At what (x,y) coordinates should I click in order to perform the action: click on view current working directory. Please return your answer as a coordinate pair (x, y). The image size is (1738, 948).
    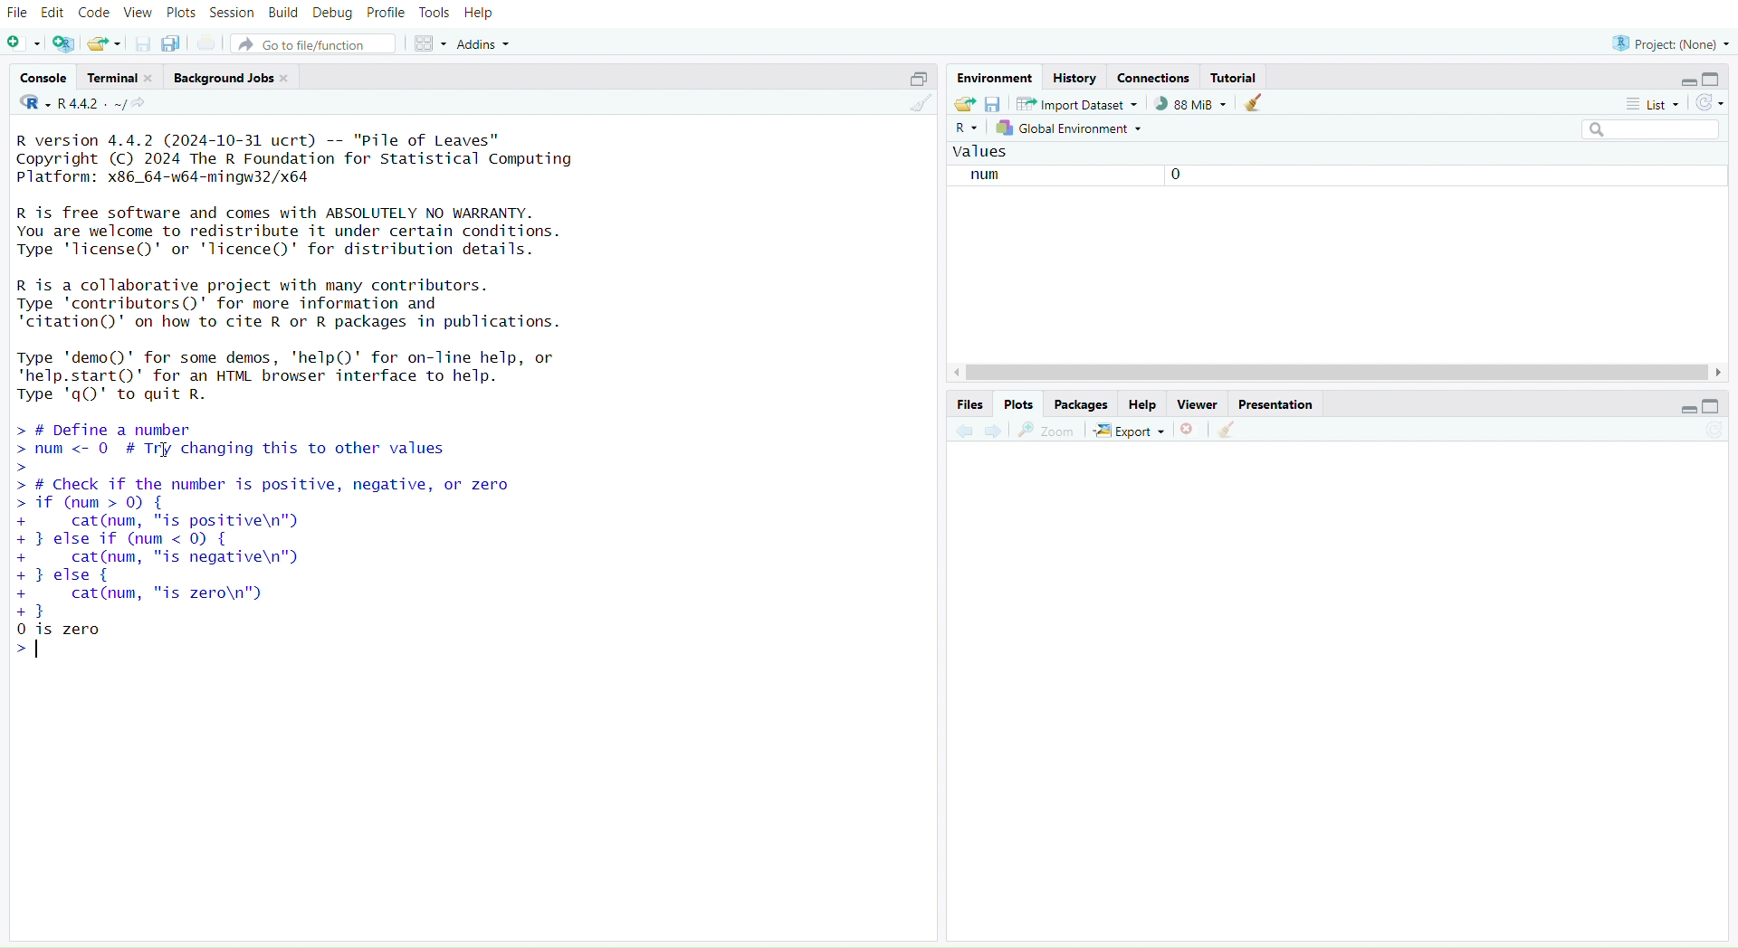
    Looking at the image, I should click on (143, 104).